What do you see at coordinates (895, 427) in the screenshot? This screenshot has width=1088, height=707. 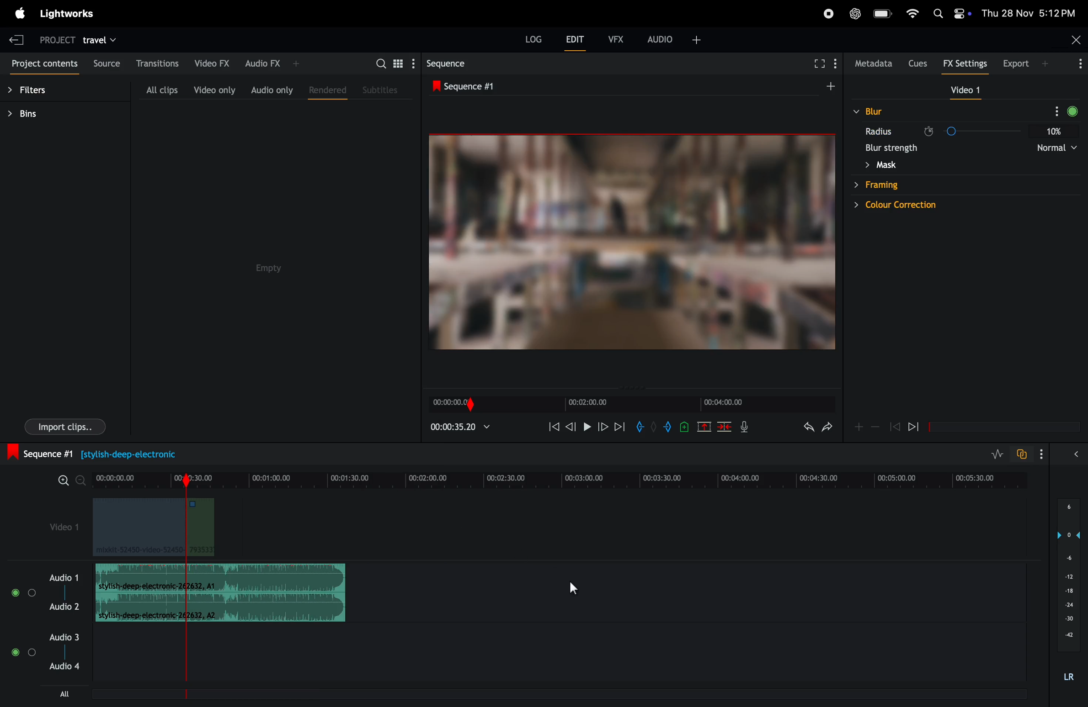 I see `rewind` at bounding box center [895, 427].